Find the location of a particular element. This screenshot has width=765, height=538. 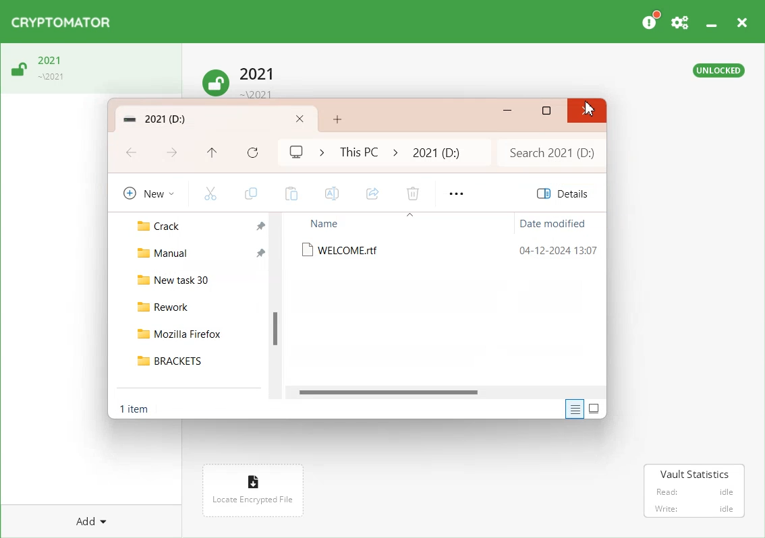

Close is located at coordinates (590, 109).